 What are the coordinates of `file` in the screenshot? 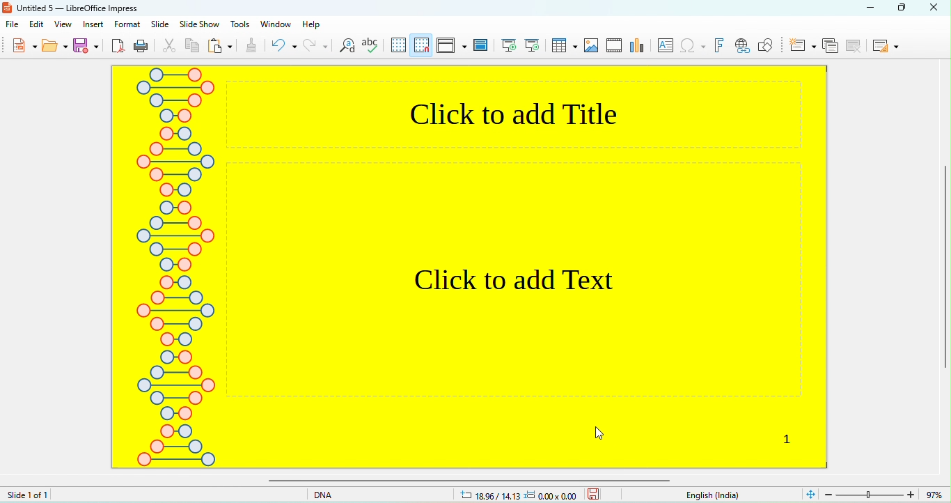 It's located at (15, 26).